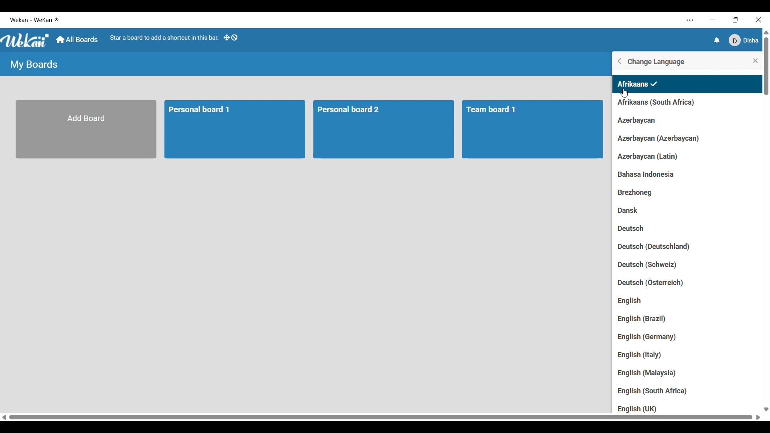 The width and height of the screenshot is (770, 433). I want to click on English (UK), so click(637, 409).